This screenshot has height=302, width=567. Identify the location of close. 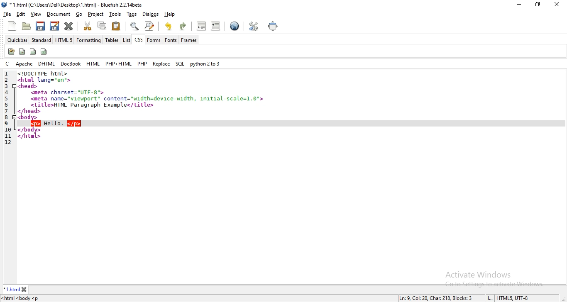
(24, 289).